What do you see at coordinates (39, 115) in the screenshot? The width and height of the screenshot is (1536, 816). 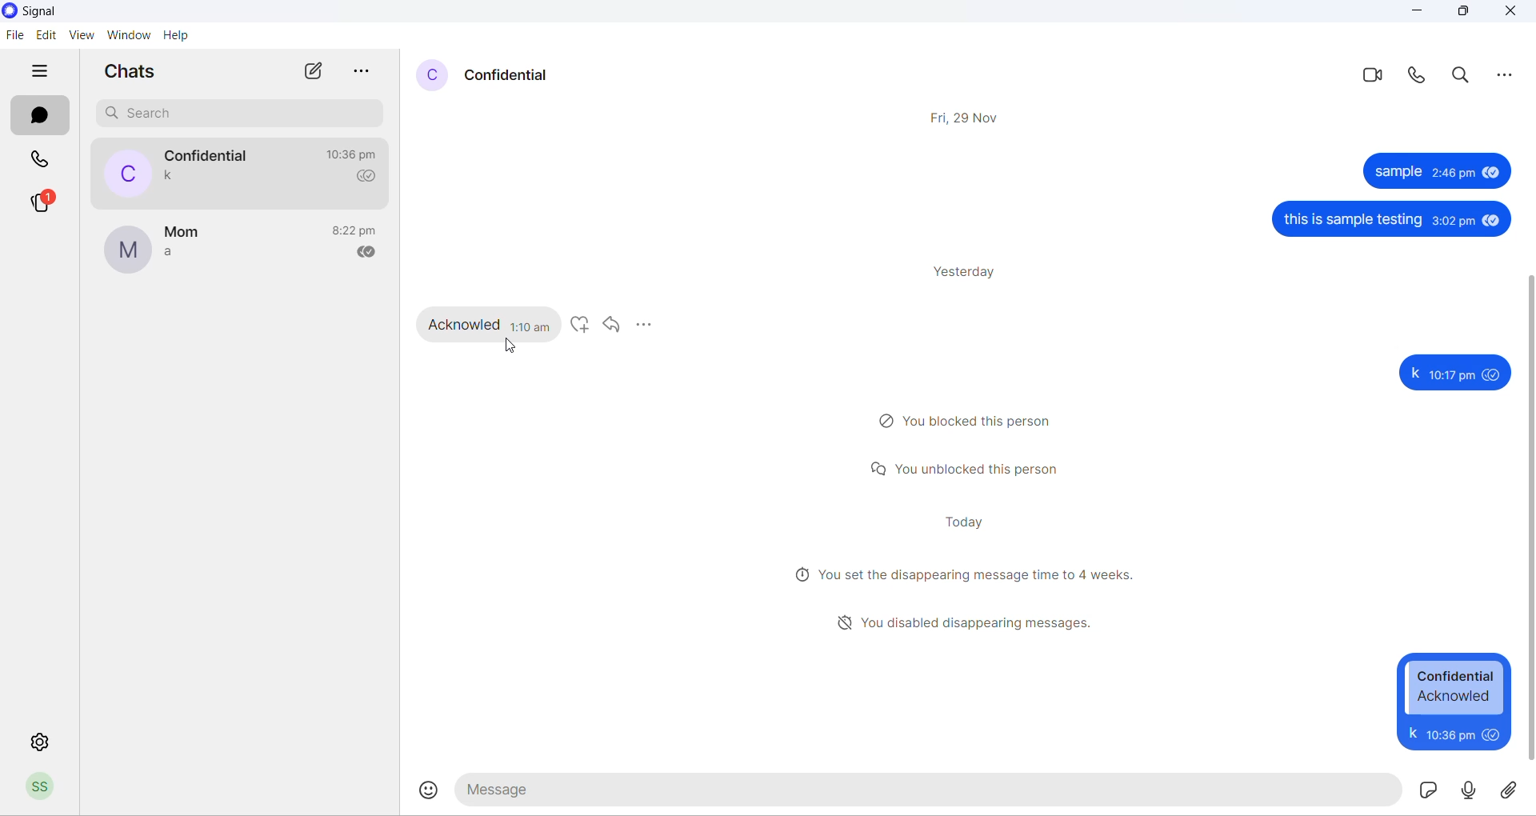 I see `chats` at bounding box center [39, 115].